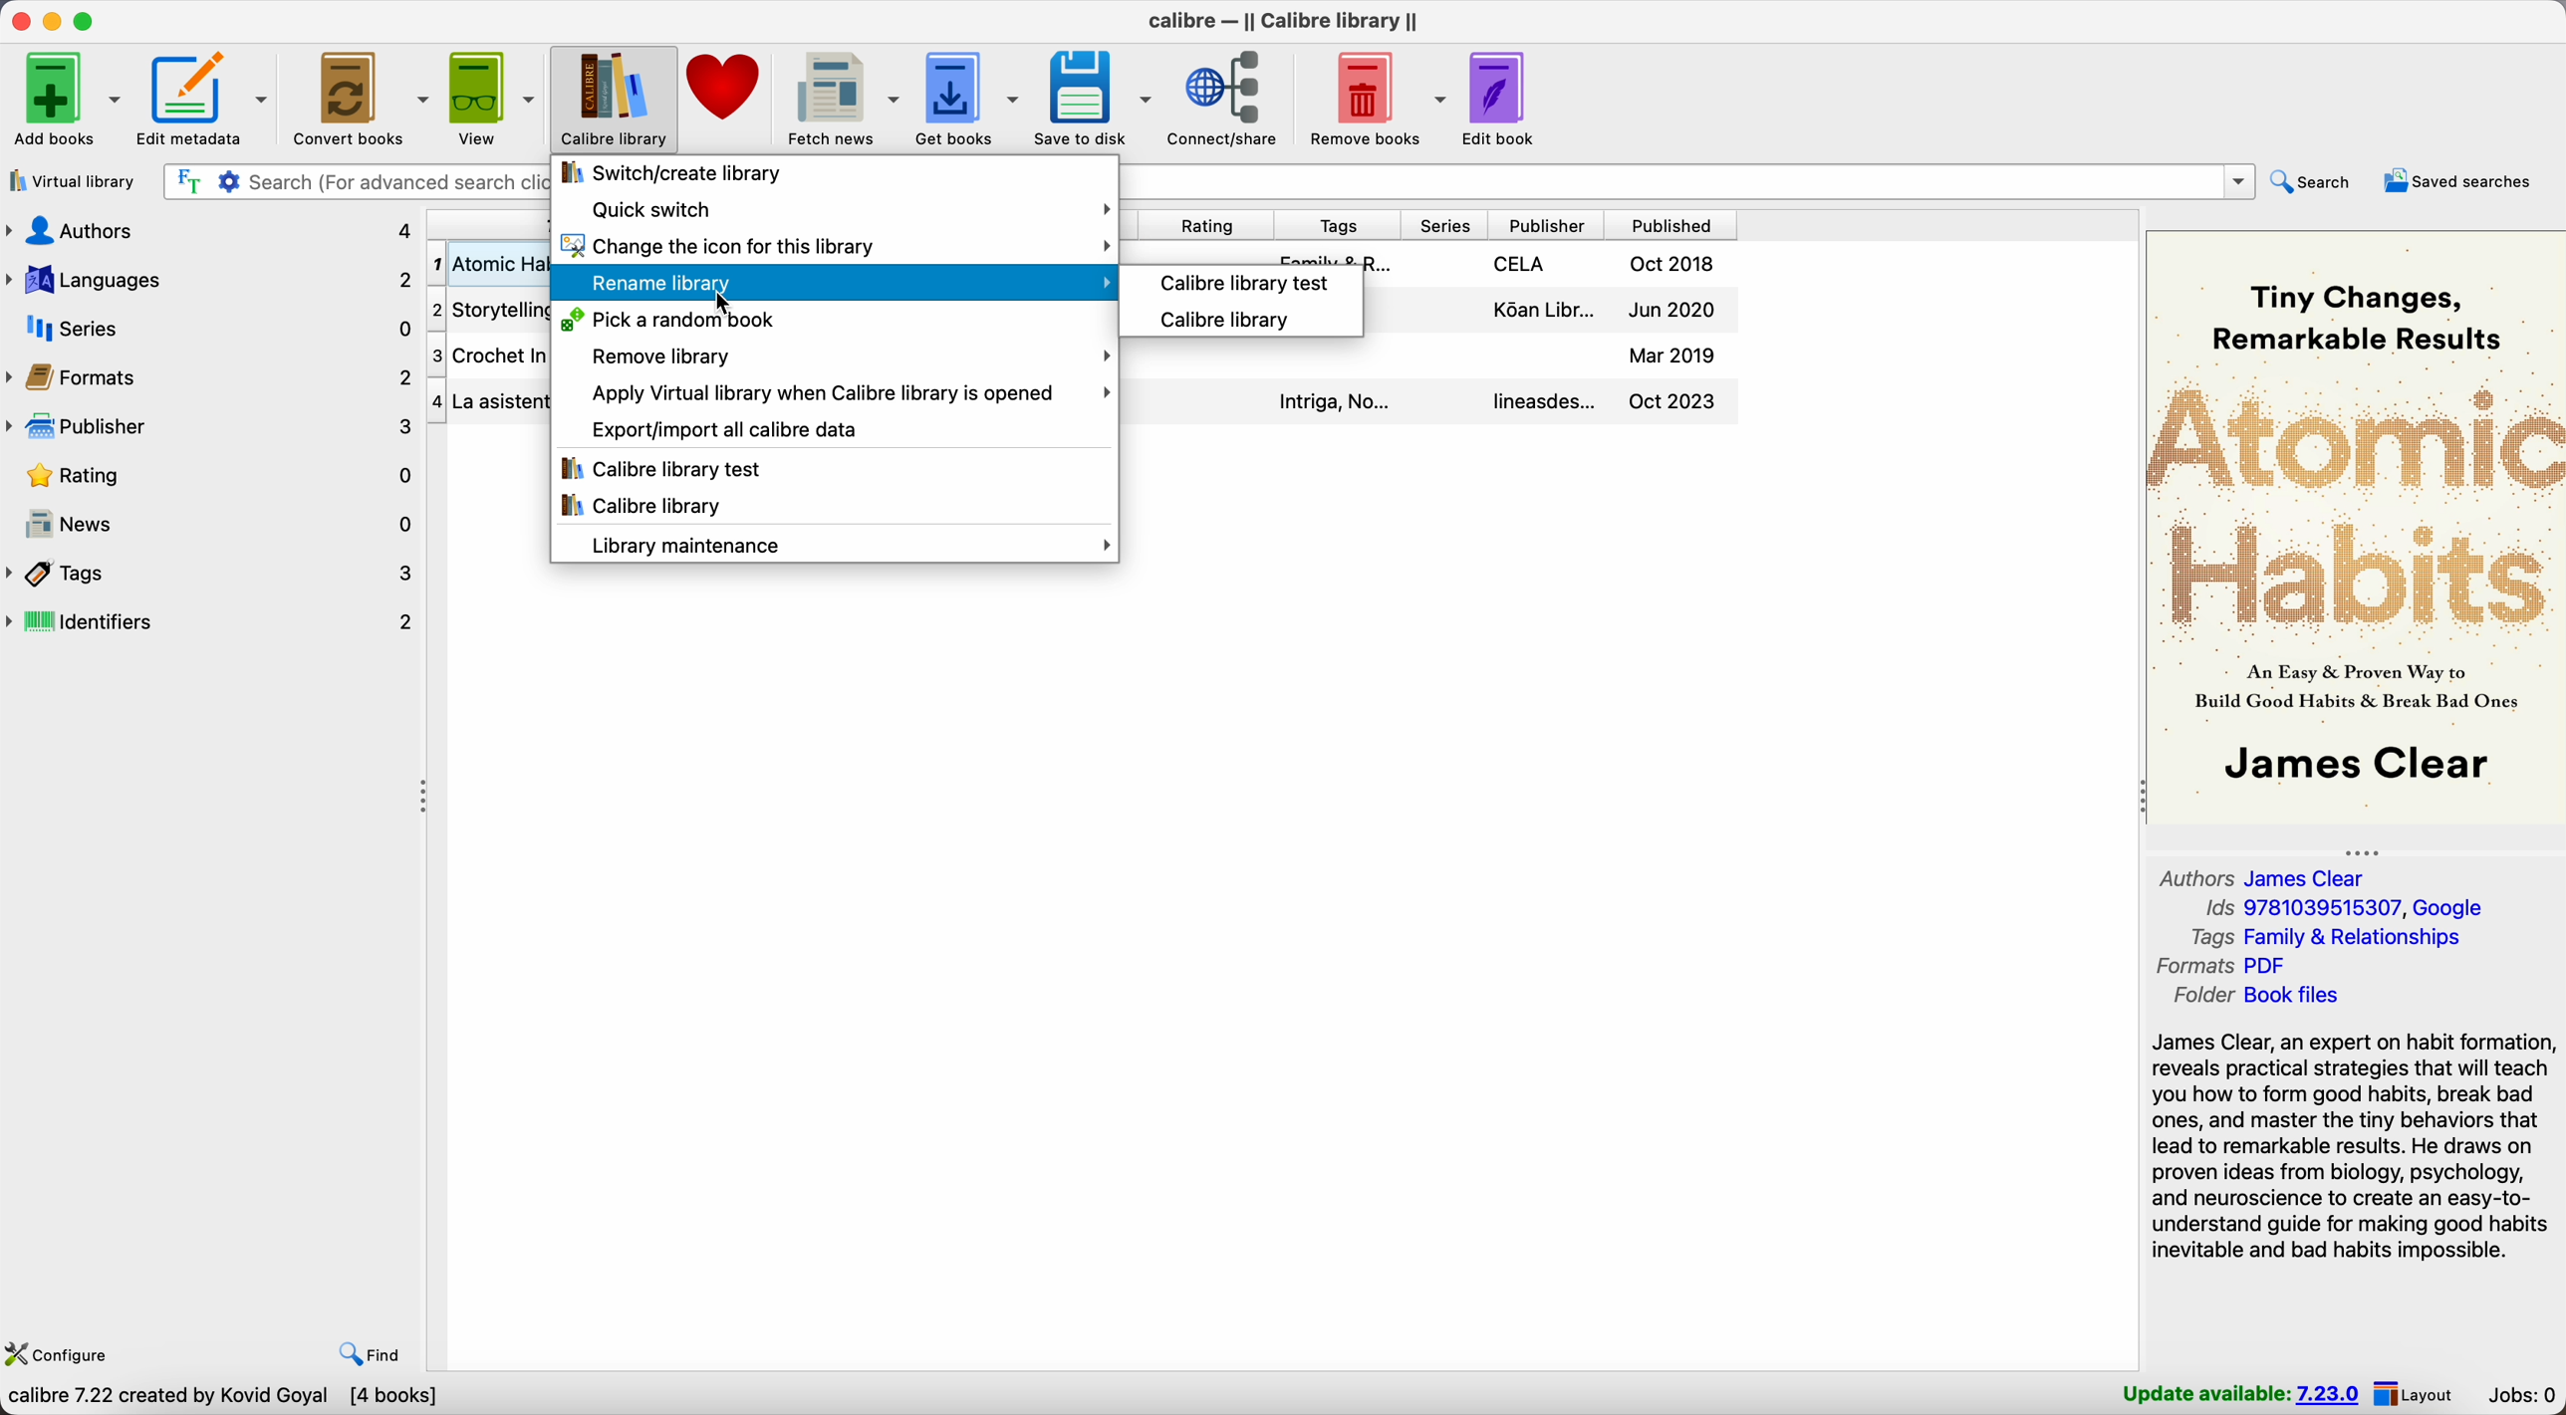 The height and width of the screenshot is (1415, 2566). I want to click on library maintenance, so click(842, 545).